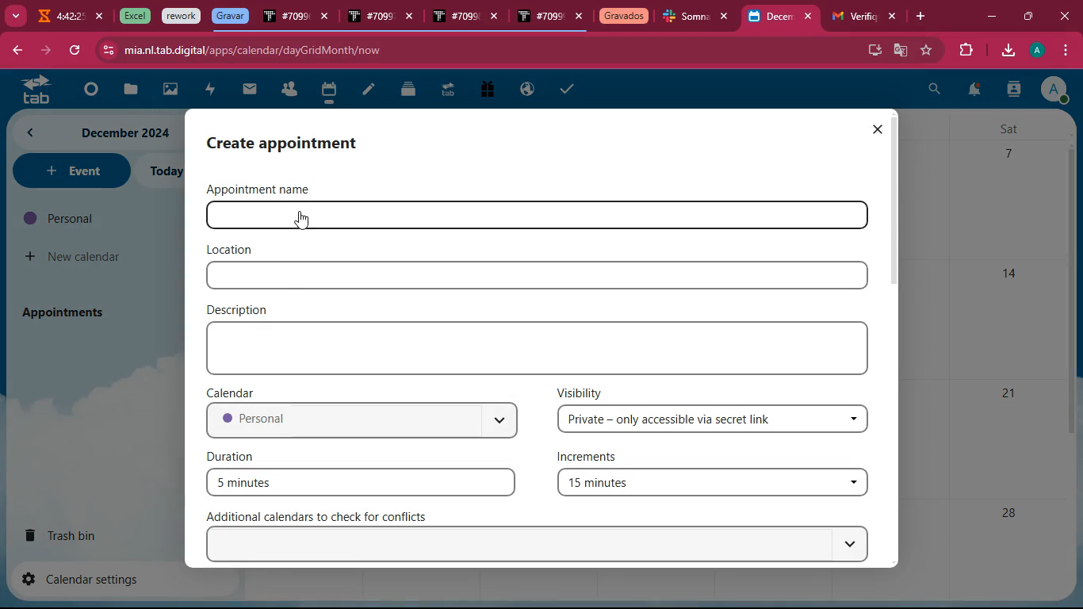 The image size is (1083, 609). What do you see at coordinates (250, 90) in the screenshot?
I see `mail` at bounding box center [250, 90].